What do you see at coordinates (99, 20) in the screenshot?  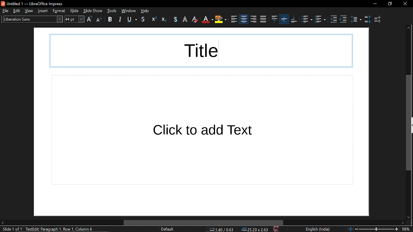 I see `lowercase` at bounding box center [99, 20].